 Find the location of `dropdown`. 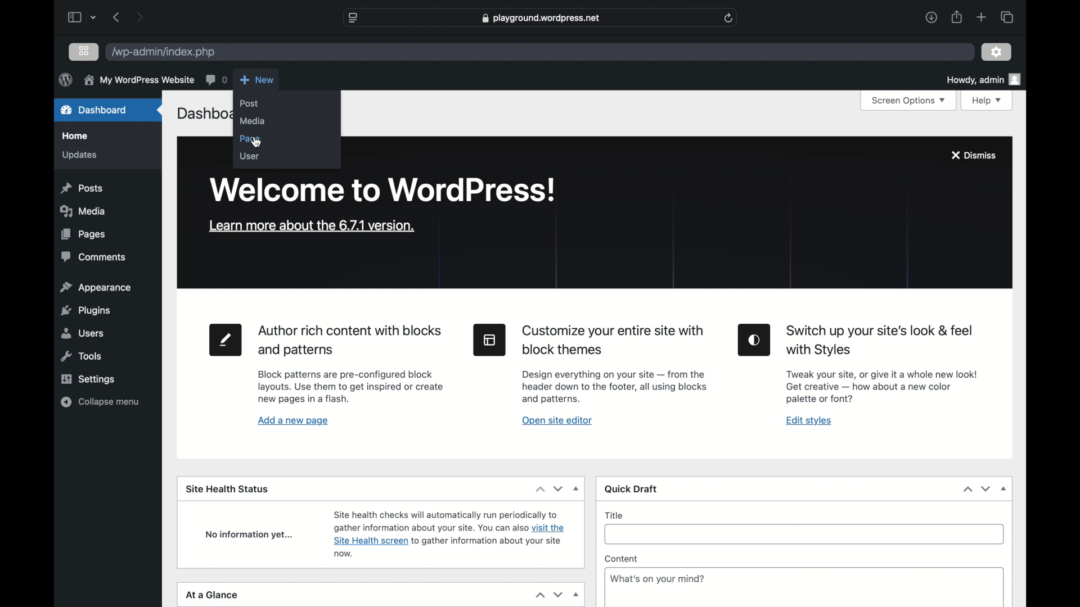

dropdown is located at coordinates (550, 488).